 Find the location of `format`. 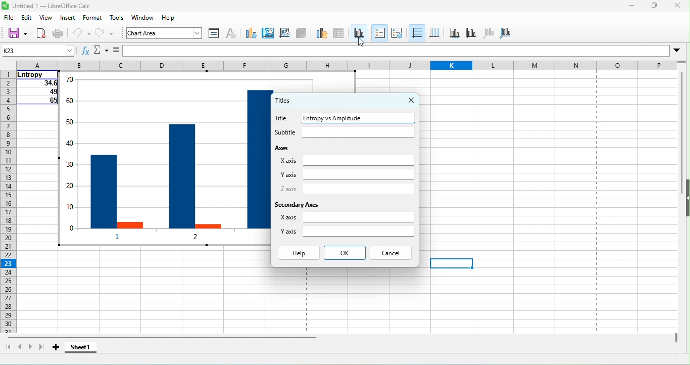

format is located at coordinates (94, 20).